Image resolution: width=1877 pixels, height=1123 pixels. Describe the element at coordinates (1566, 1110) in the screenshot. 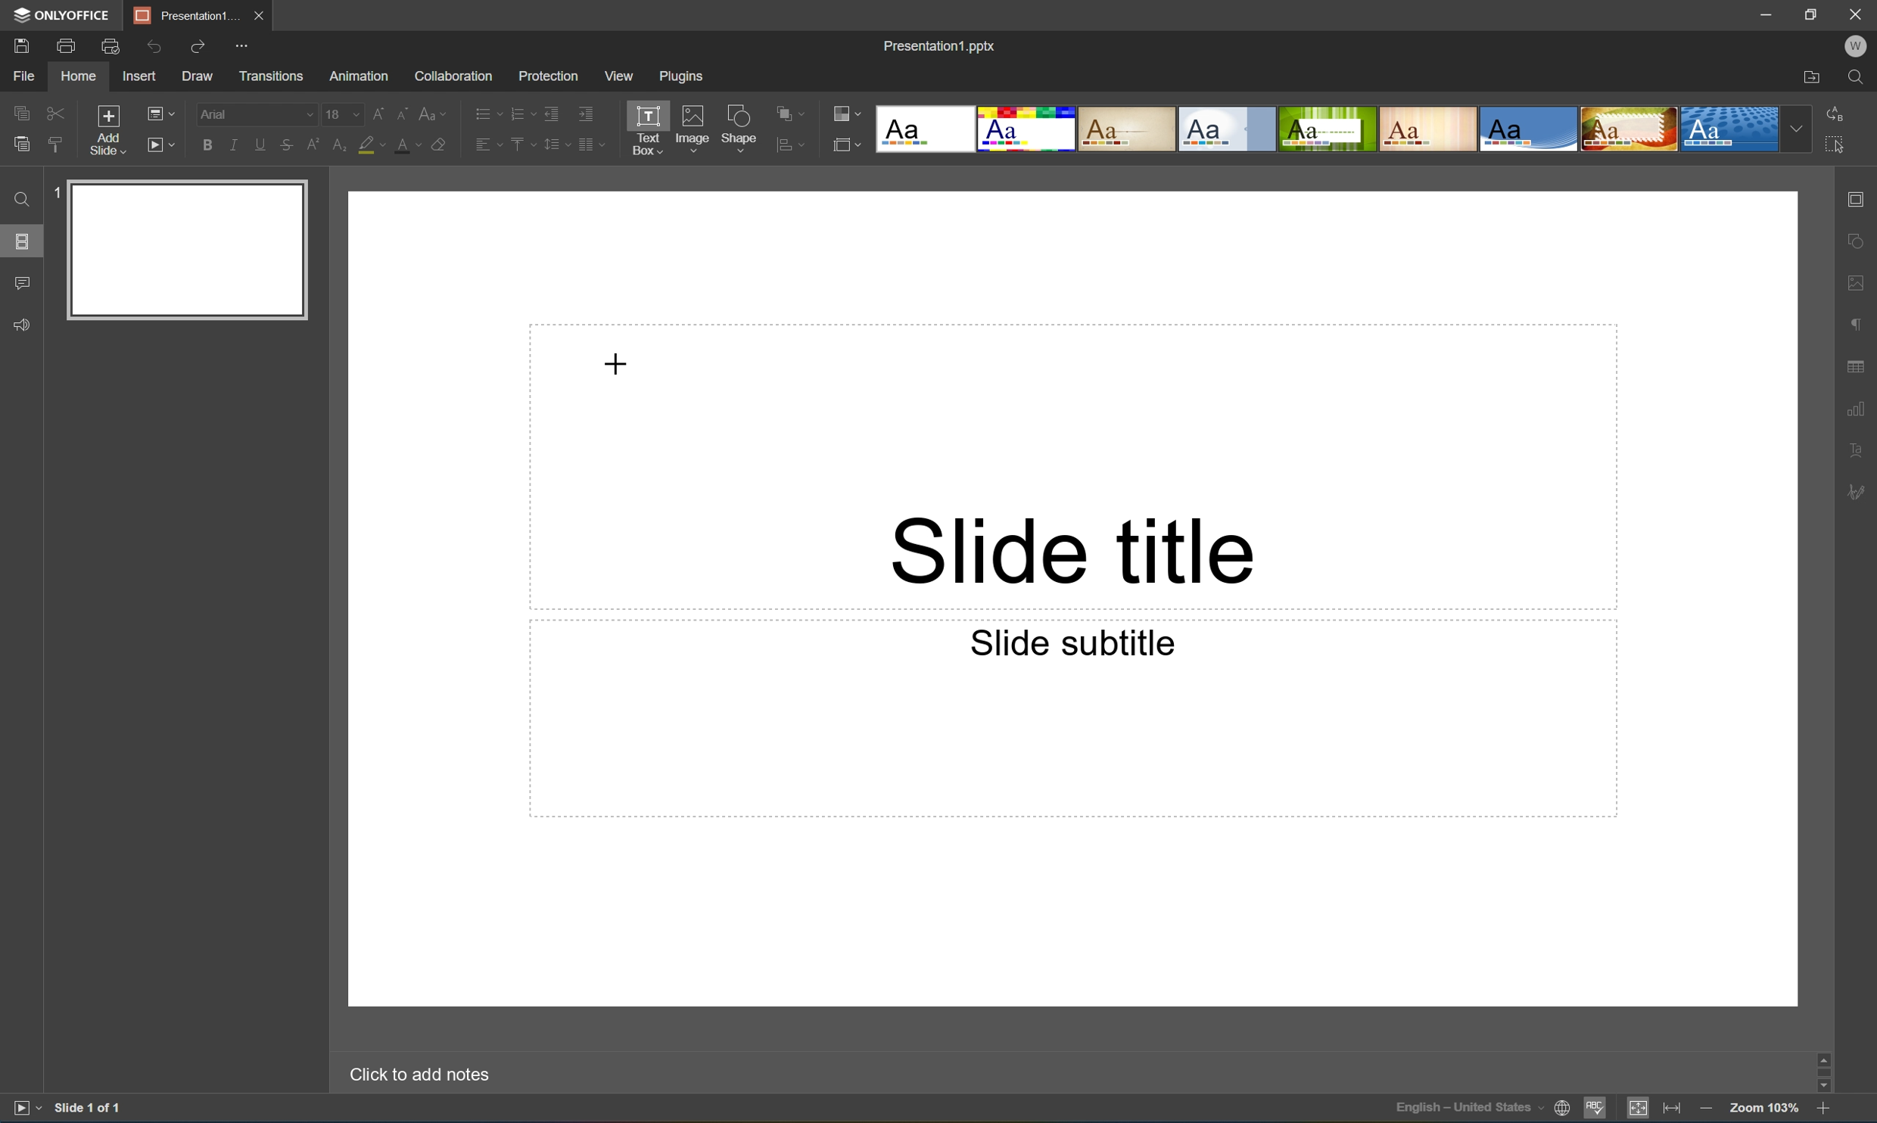

I see `Set document language` at that location.